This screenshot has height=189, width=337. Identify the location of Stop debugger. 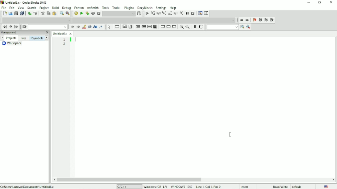
(193, 13).